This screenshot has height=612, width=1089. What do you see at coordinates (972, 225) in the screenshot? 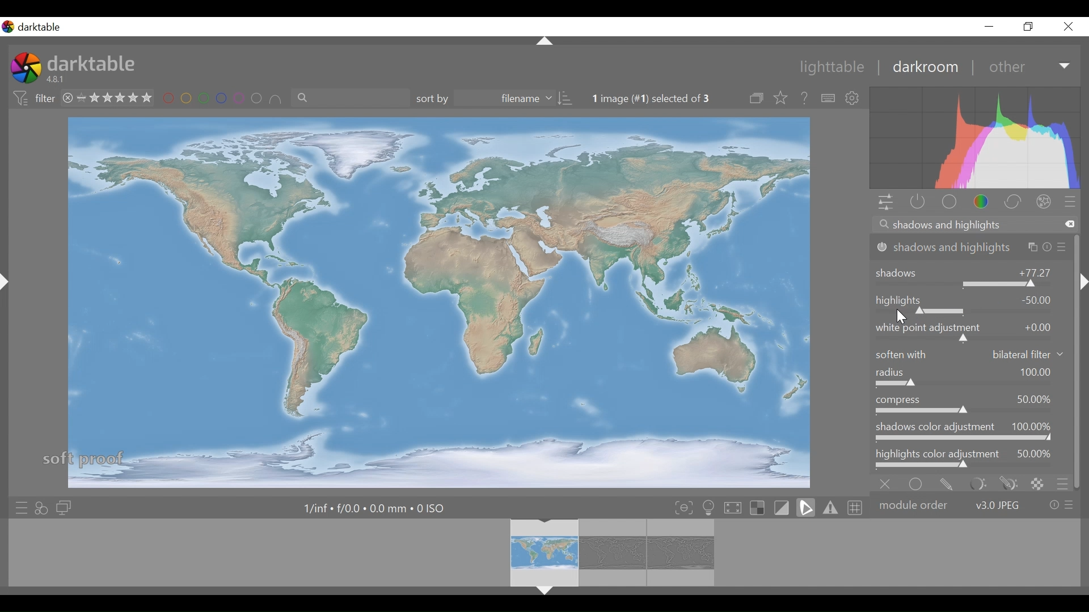
I see `search modules by name or tag` at bounding box center [972, 225].